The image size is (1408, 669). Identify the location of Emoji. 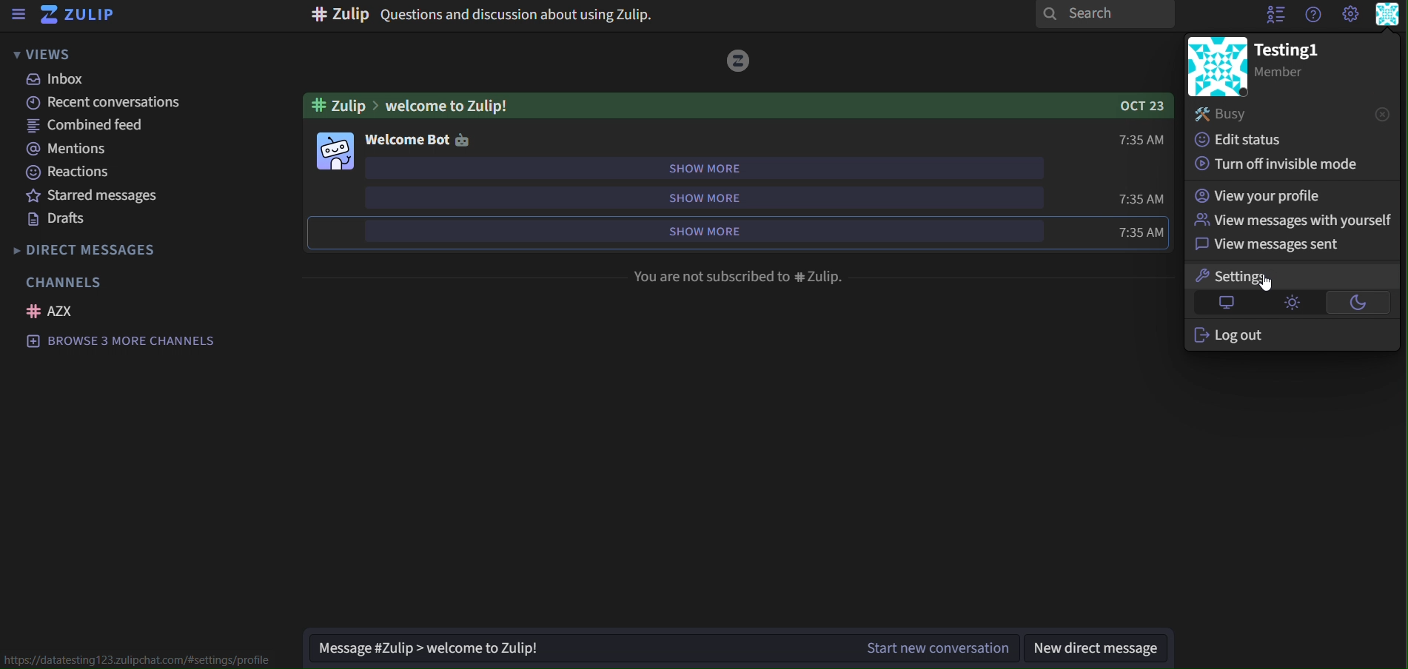
(336, 152).